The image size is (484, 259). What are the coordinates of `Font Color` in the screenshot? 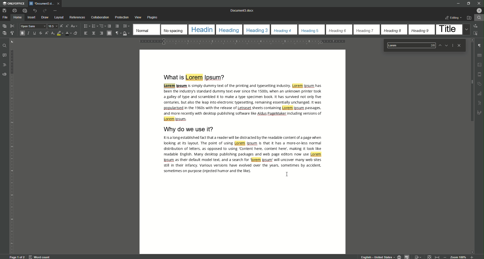 It's located at (67, 33).